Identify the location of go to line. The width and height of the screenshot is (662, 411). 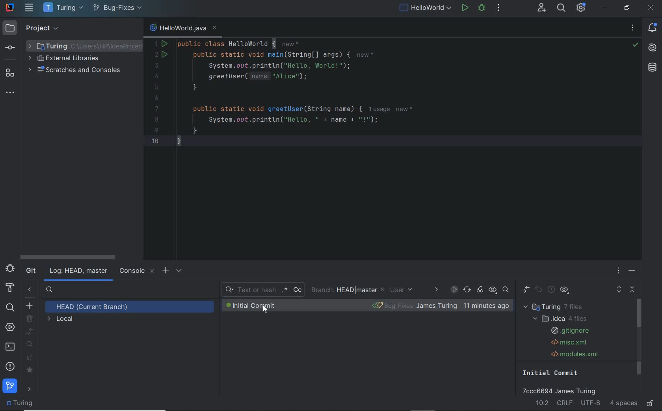
(543, 402).